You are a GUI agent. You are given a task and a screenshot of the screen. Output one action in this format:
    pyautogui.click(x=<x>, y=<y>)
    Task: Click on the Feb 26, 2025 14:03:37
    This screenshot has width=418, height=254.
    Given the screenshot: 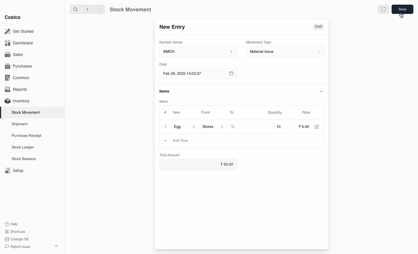 What is the action you would take?
    pyautogui.click(x=198, y=74)
    